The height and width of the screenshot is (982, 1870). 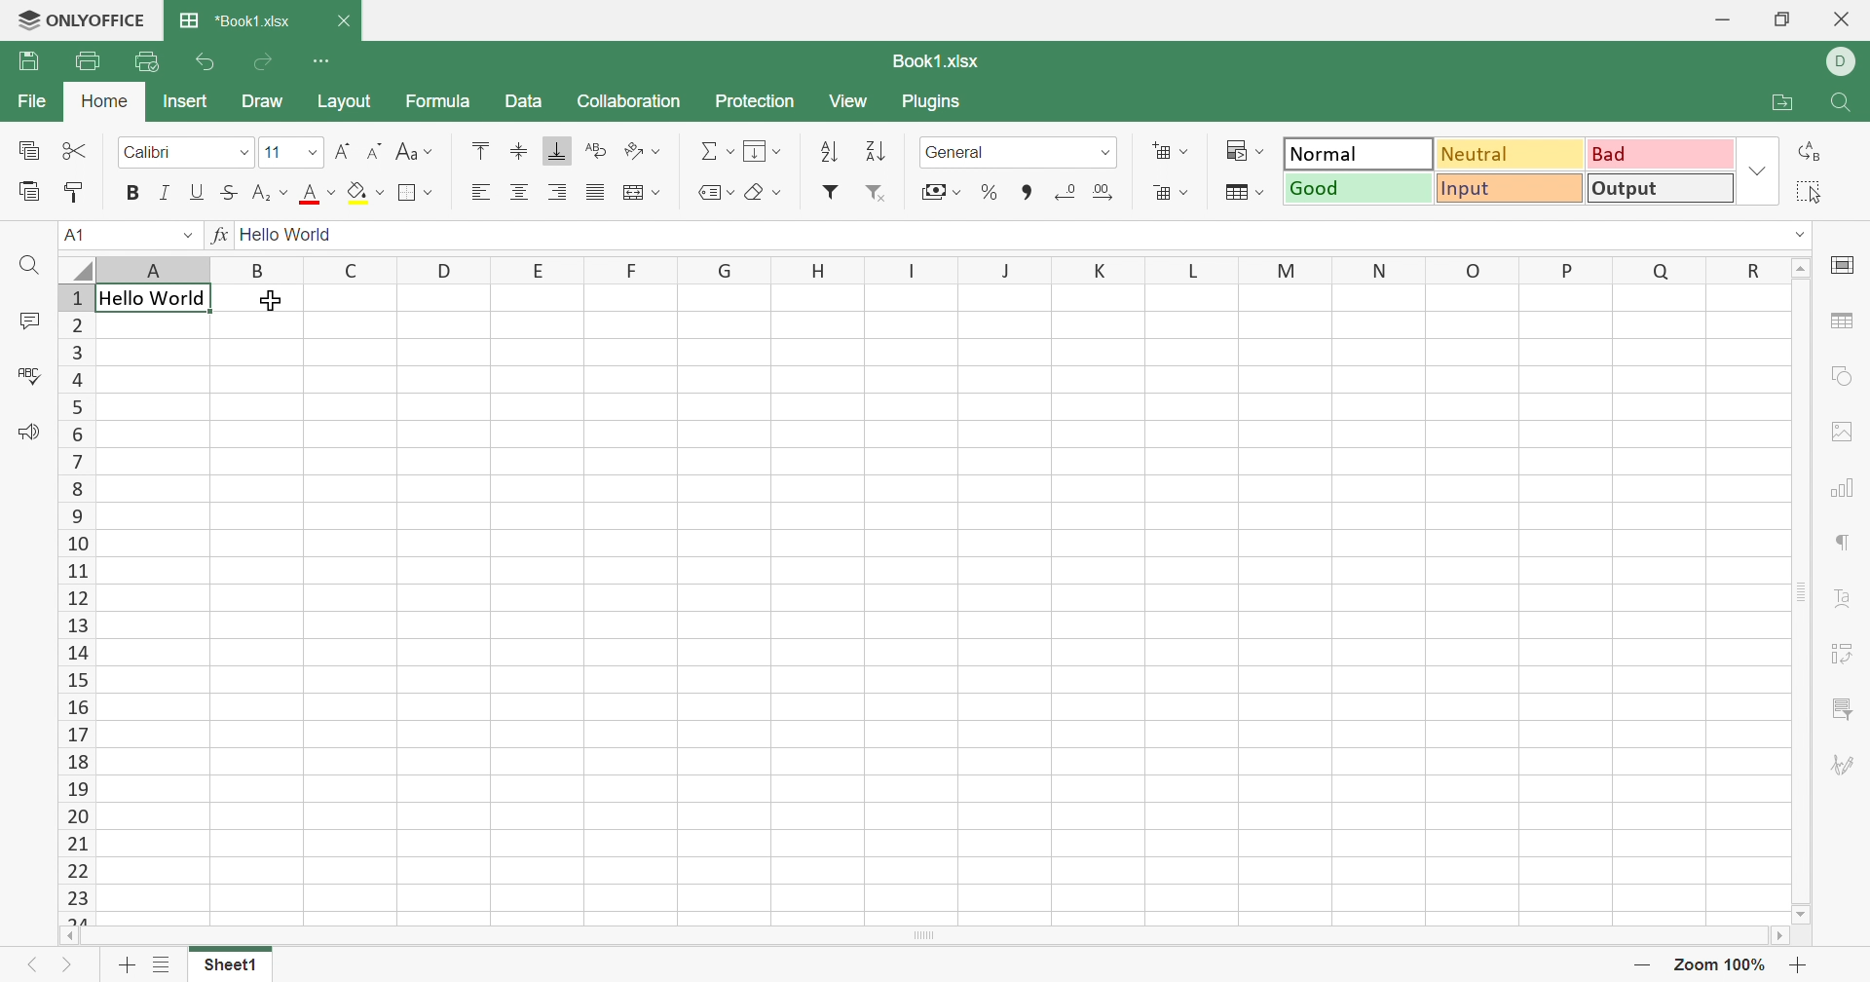 I want to click on Neutral, so click(x=1509, y=154).